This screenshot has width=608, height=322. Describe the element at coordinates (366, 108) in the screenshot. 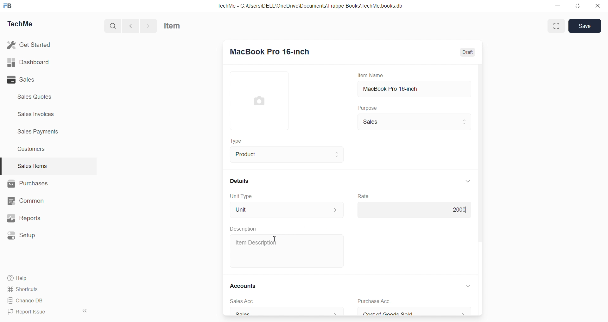

I see `Purpose` at that location.